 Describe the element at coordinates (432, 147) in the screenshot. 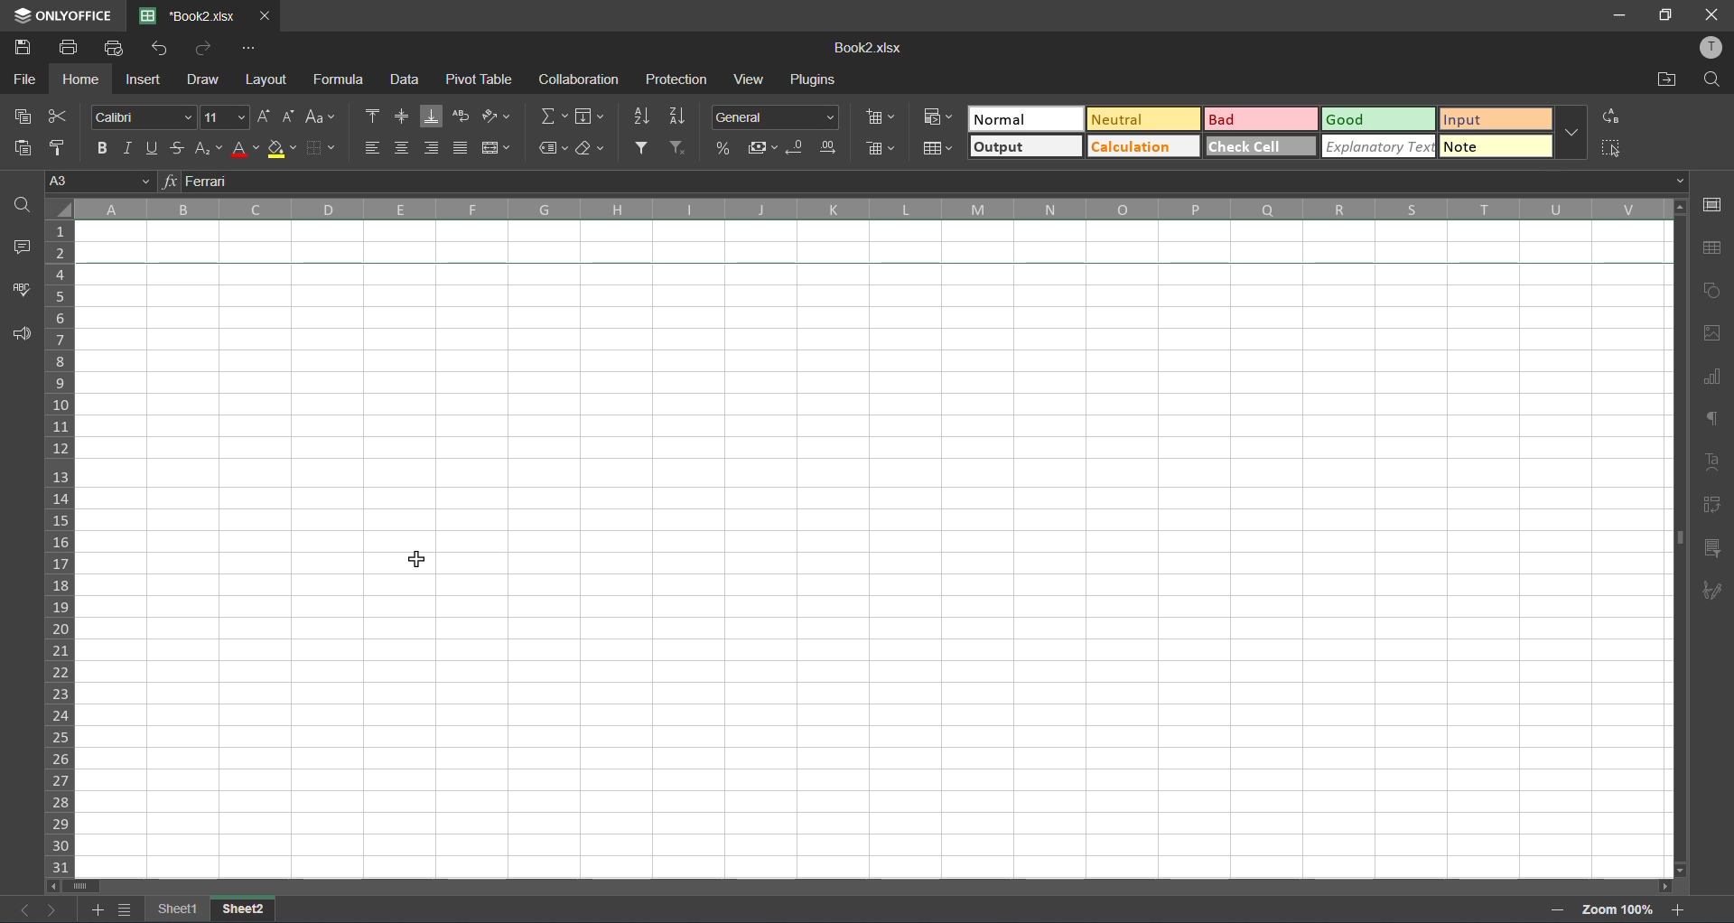

I see `align right` at that location.